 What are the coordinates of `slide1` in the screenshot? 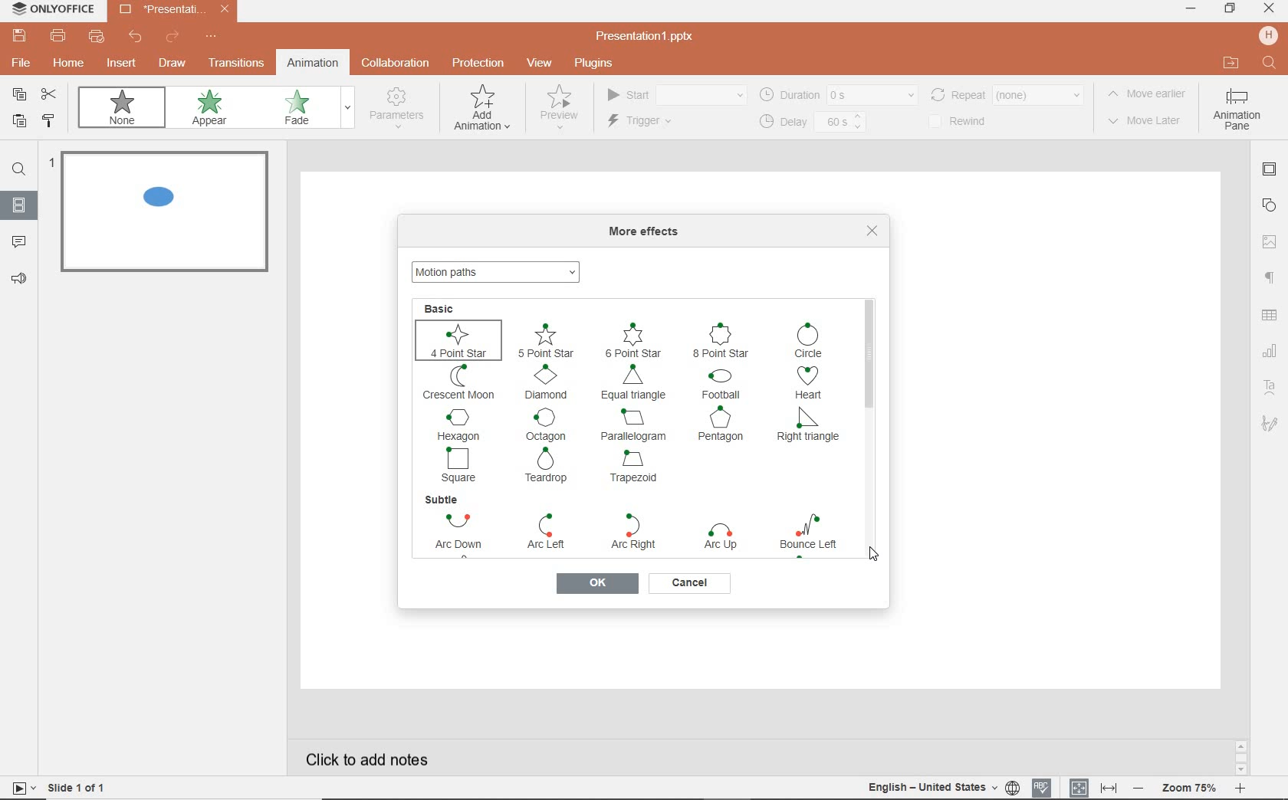 It's located at (169, 215).